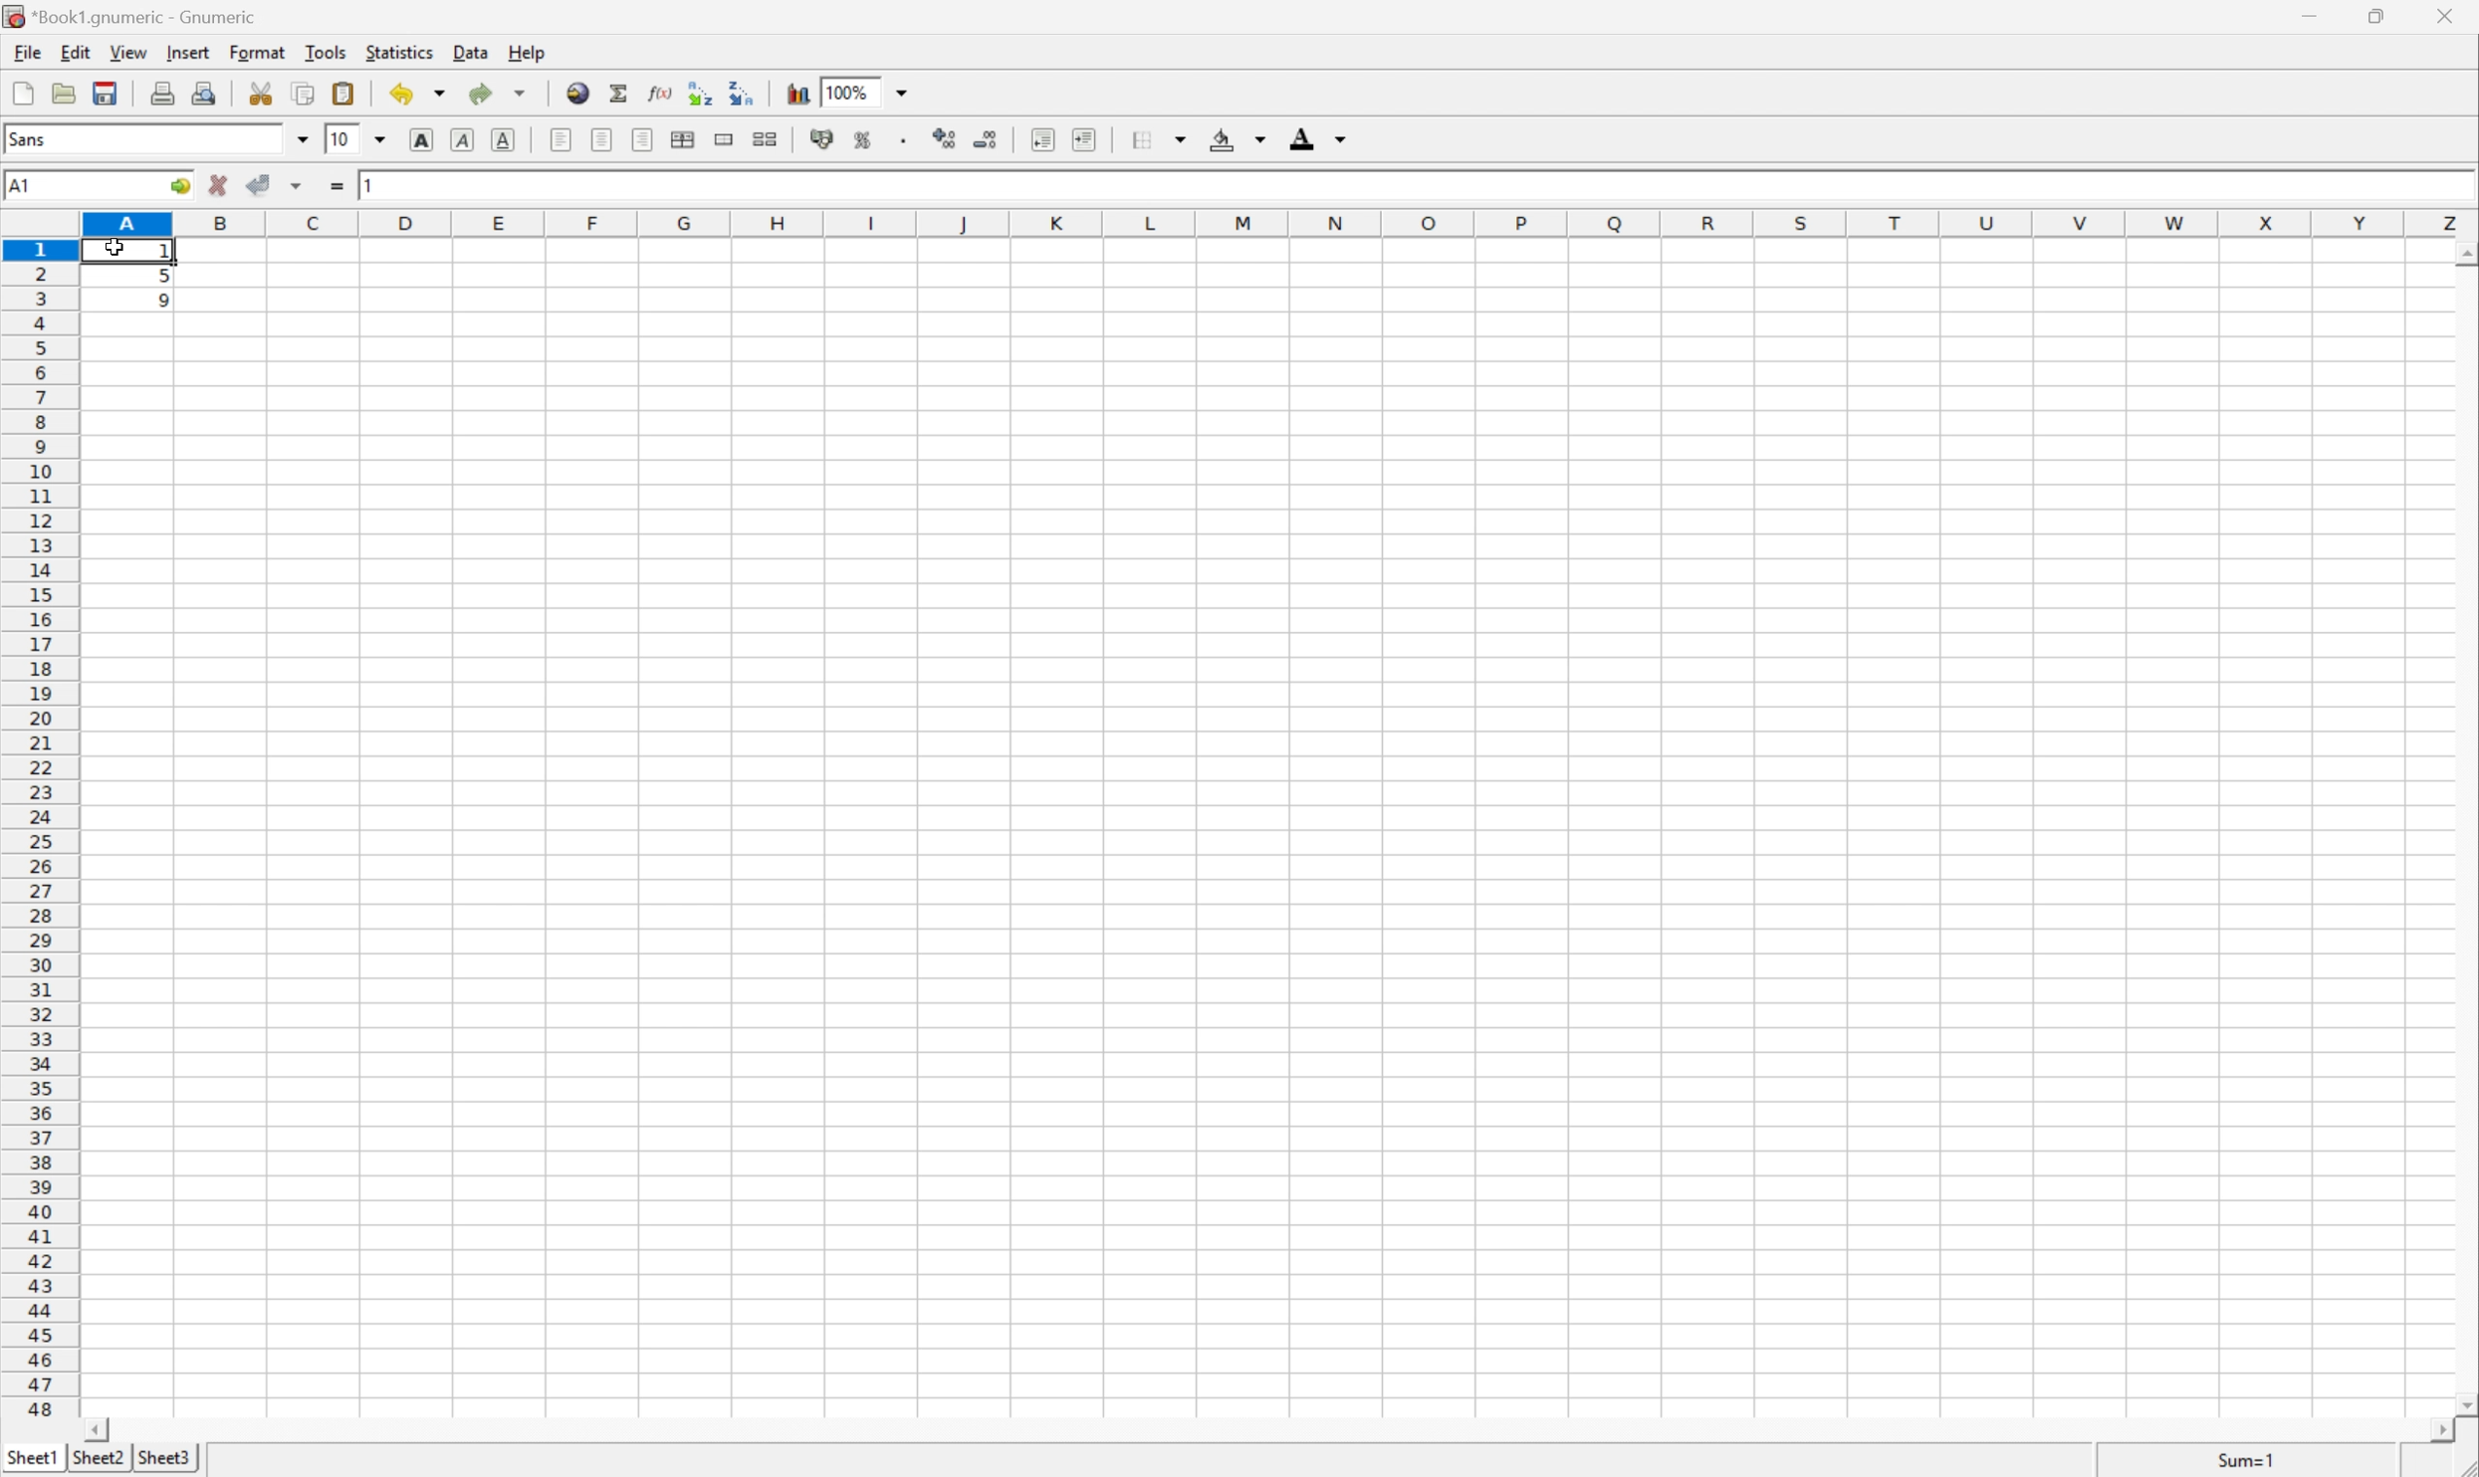 This screenshot has height=1477, width=2479. Describe the element at coordinates (106, 93) in the screenshot. I see `save current workbook` at that location.